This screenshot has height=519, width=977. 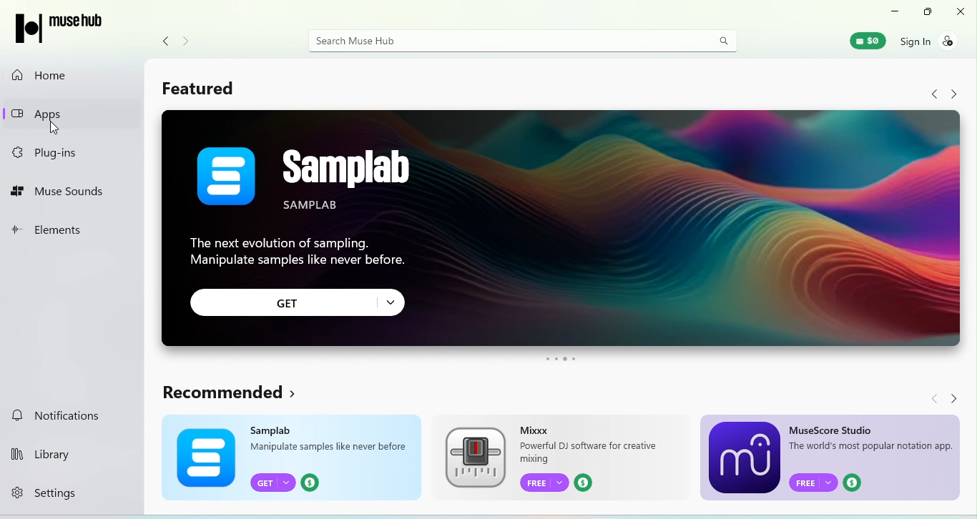 I want to click on Mixx Logo, so click(x=475, y=458).